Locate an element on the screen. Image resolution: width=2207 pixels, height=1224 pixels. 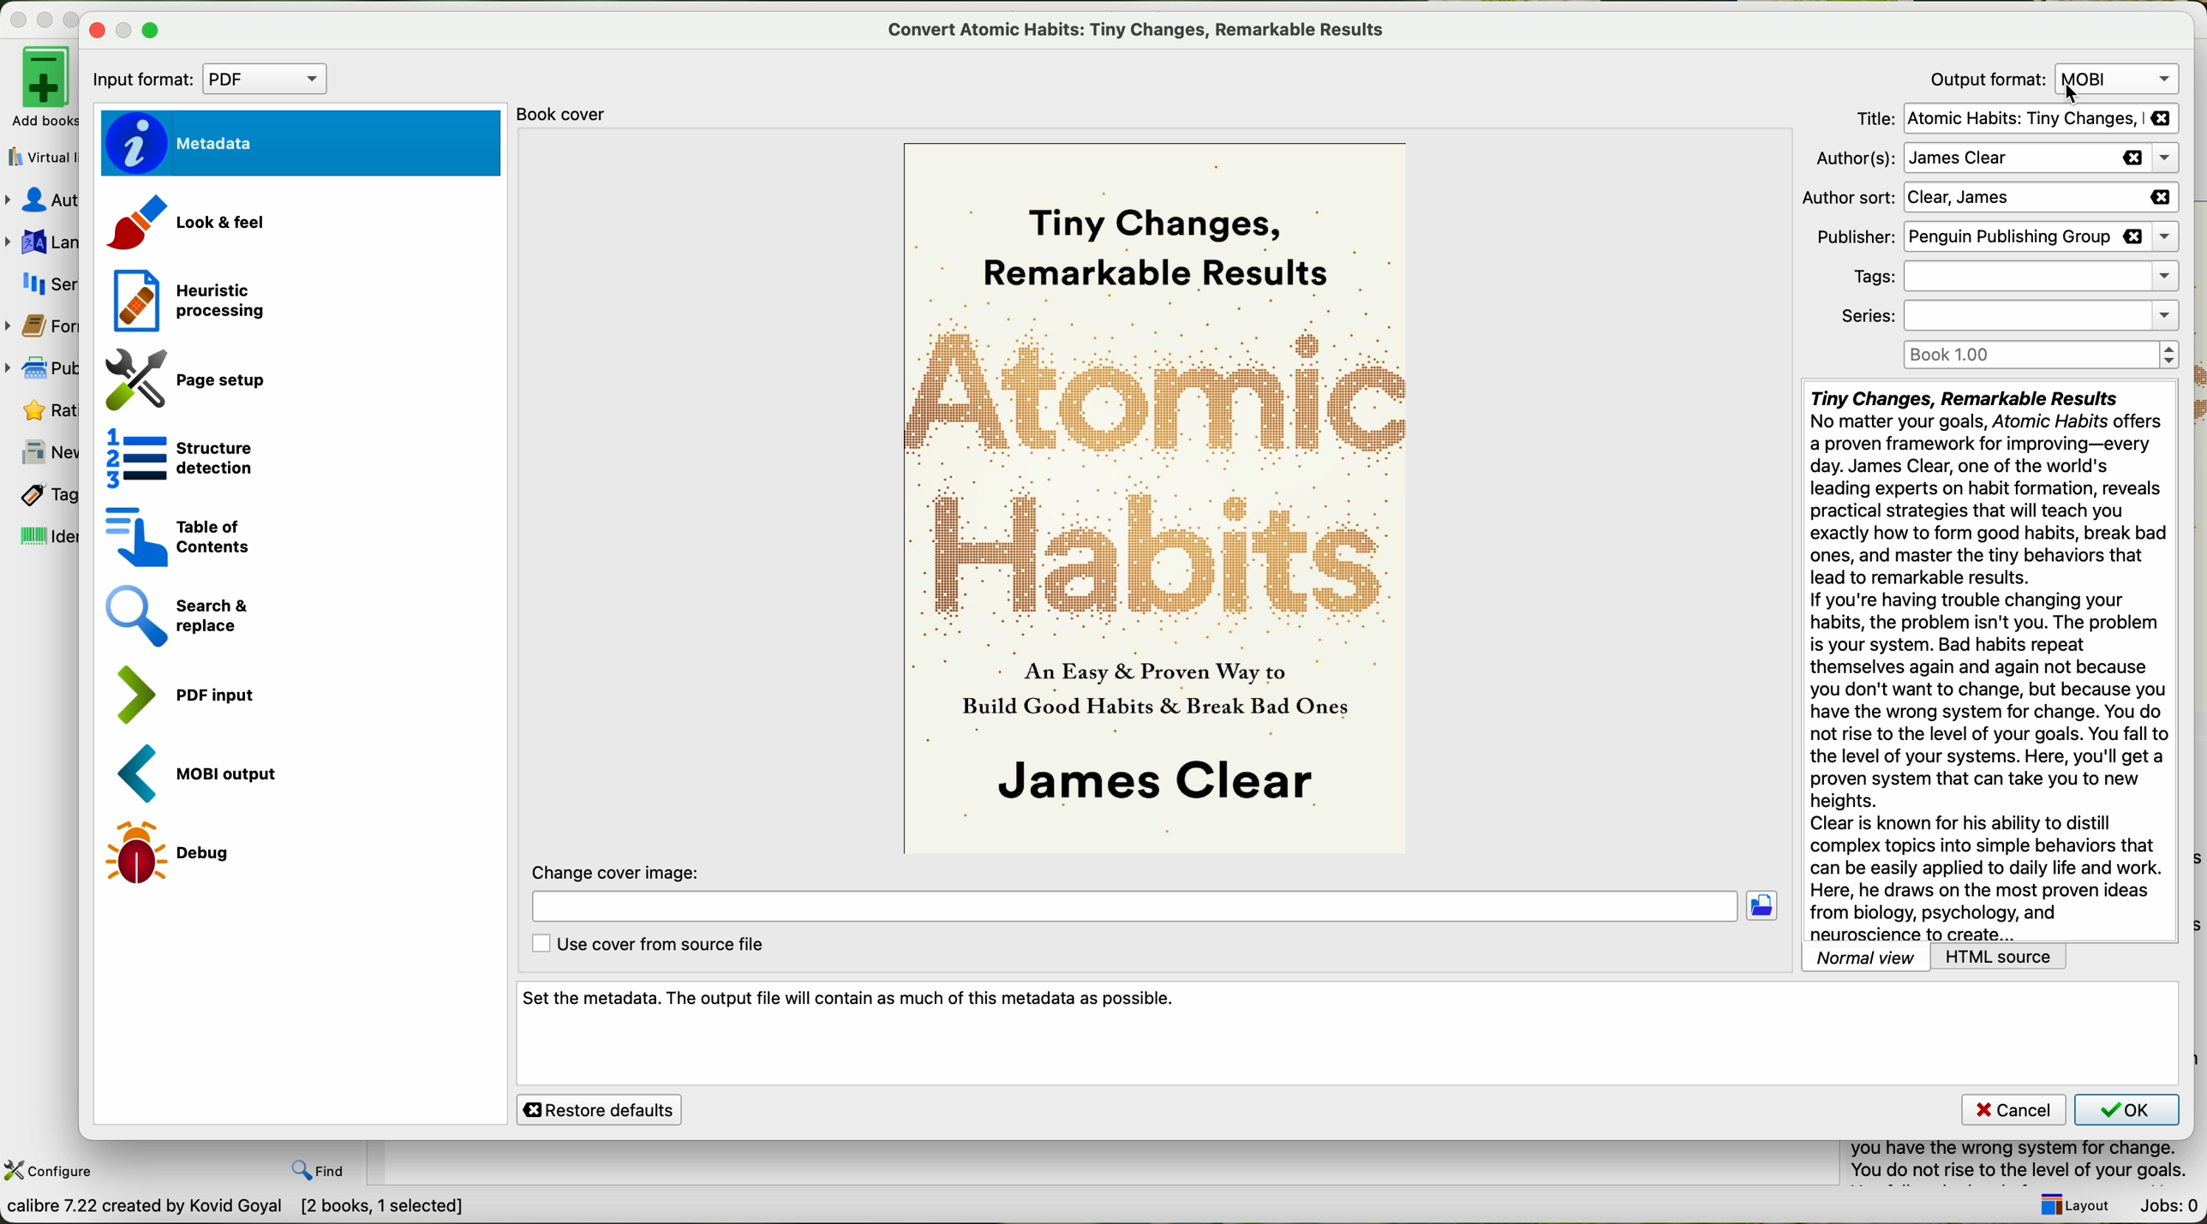
calibre 7.22 is located at coordinates (239, 1209).